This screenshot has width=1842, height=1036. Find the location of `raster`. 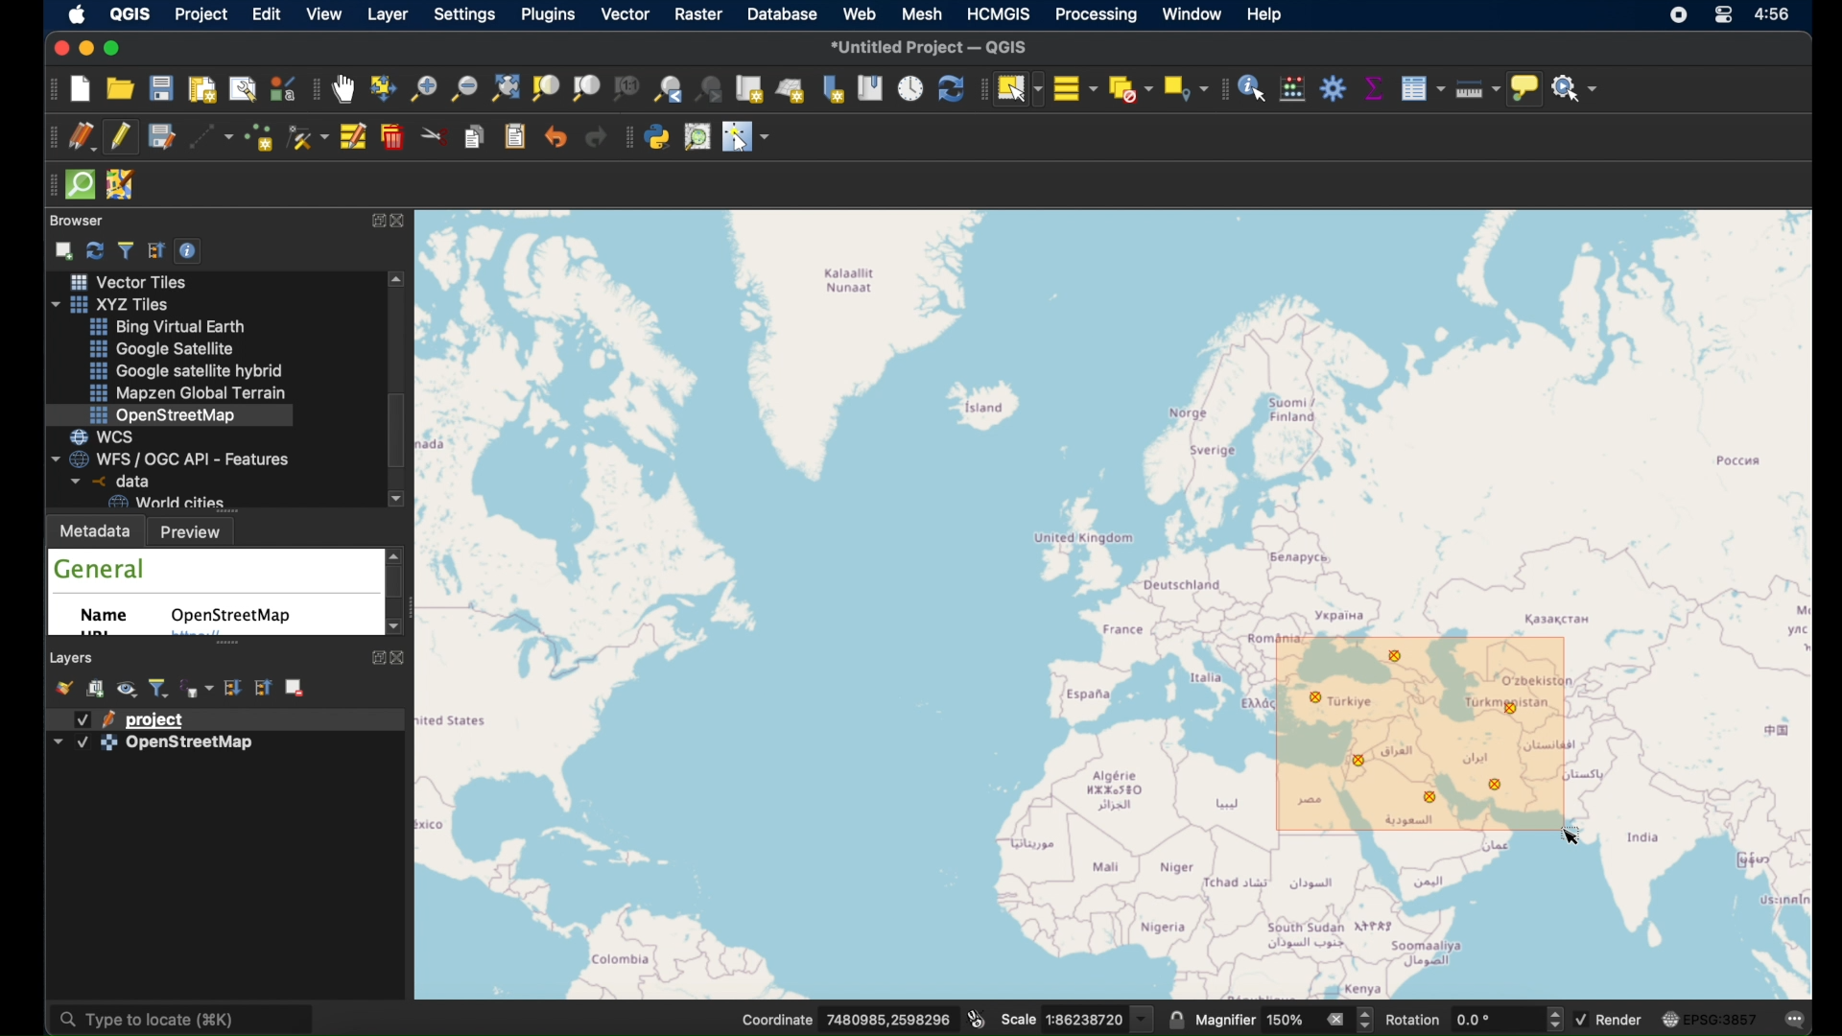

raster is located at coordinates (699, 13).